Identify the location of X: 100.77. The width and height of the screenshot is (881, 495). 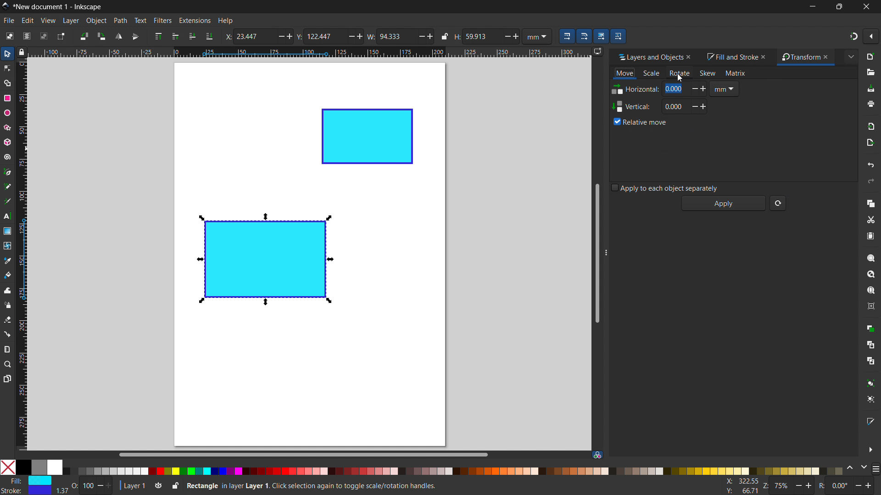
(740, 482).